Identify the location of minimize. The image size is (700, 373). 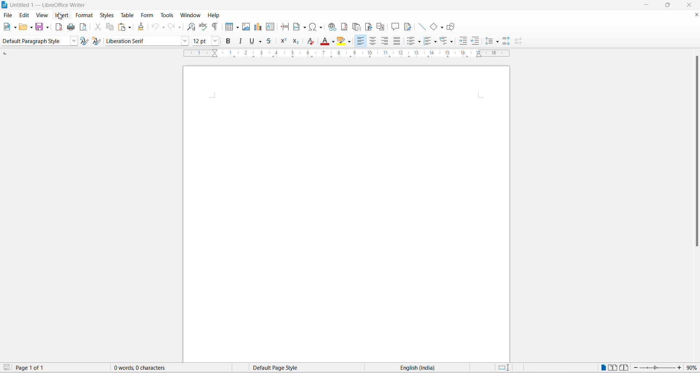
(648, 5).